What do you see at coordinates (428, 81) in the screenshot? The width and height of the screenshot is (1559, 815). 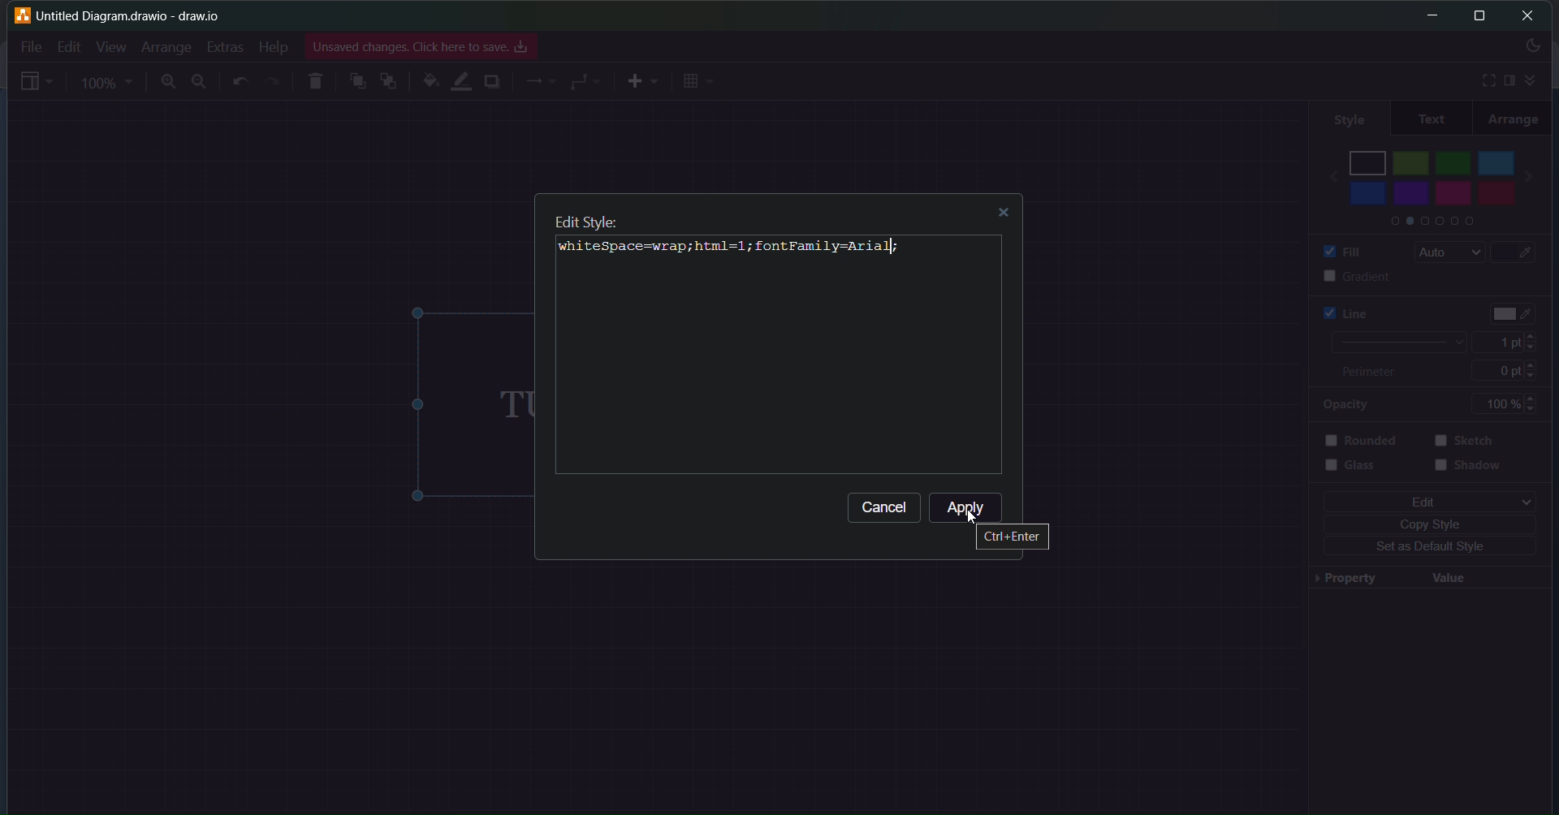 I see `fill color` at bounding box center [428, 81].